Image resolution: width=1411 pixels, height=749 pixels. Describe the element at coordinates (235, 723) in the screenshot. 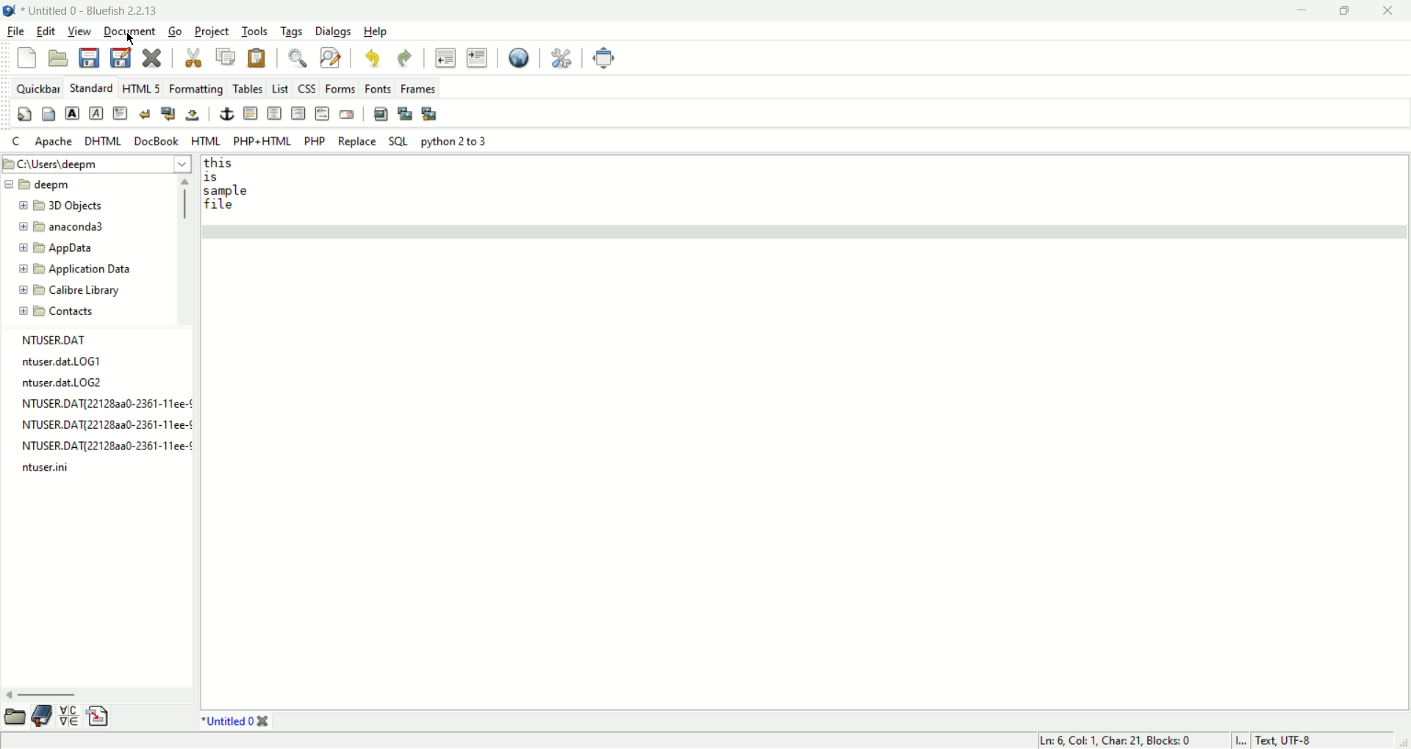

I see `title` at that location.